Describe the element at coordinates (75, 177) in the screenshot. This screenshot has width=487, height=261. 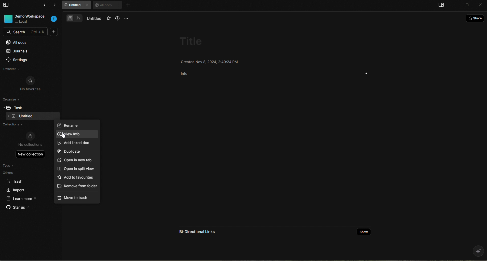
I see `add to favourites` at that location.